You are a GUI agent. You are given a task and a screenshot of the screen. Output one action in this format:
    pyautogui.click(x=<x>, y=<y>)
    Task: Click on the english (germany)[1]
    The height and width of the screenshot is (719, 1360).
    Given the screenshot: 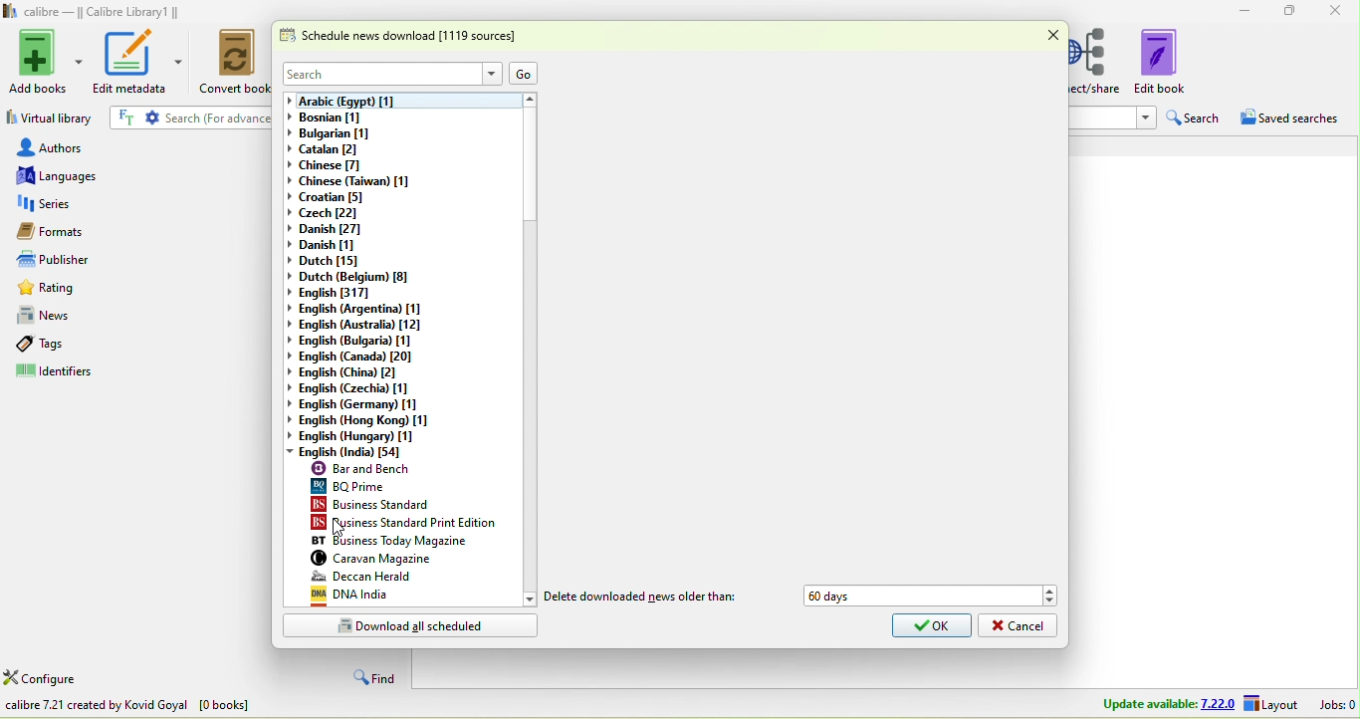 What is the action you would take?
    pyautogui.click(x=367, y=404)
    